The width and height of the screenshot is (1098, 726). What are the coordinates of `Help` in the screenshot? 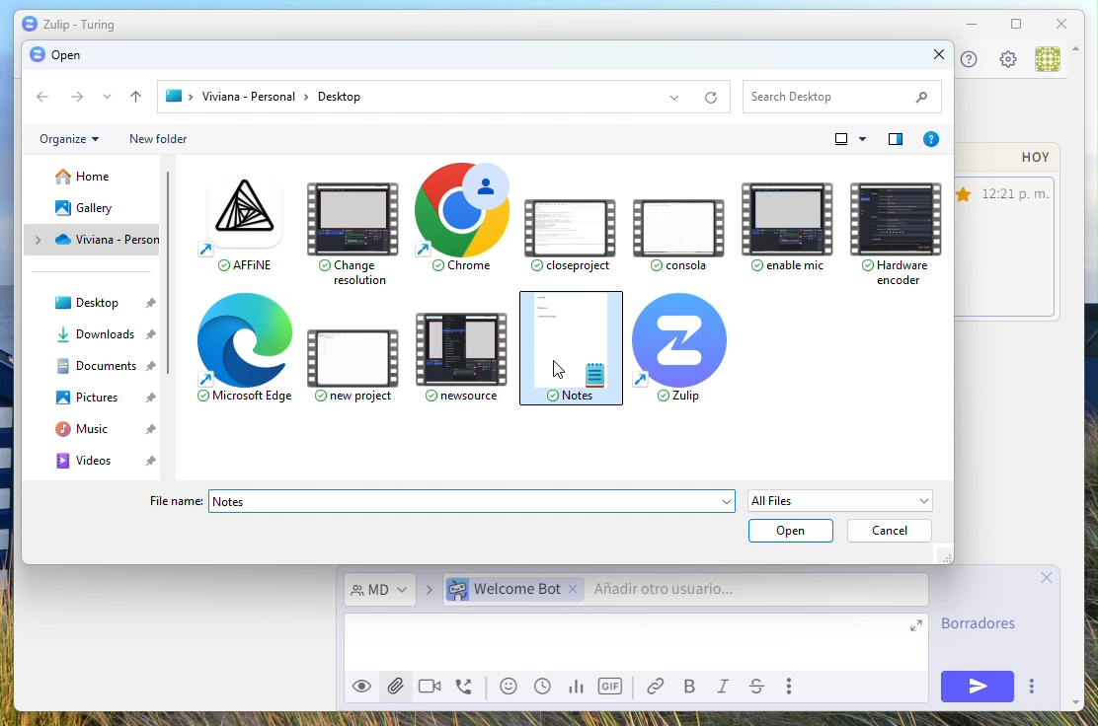 It's located at (896, 139).